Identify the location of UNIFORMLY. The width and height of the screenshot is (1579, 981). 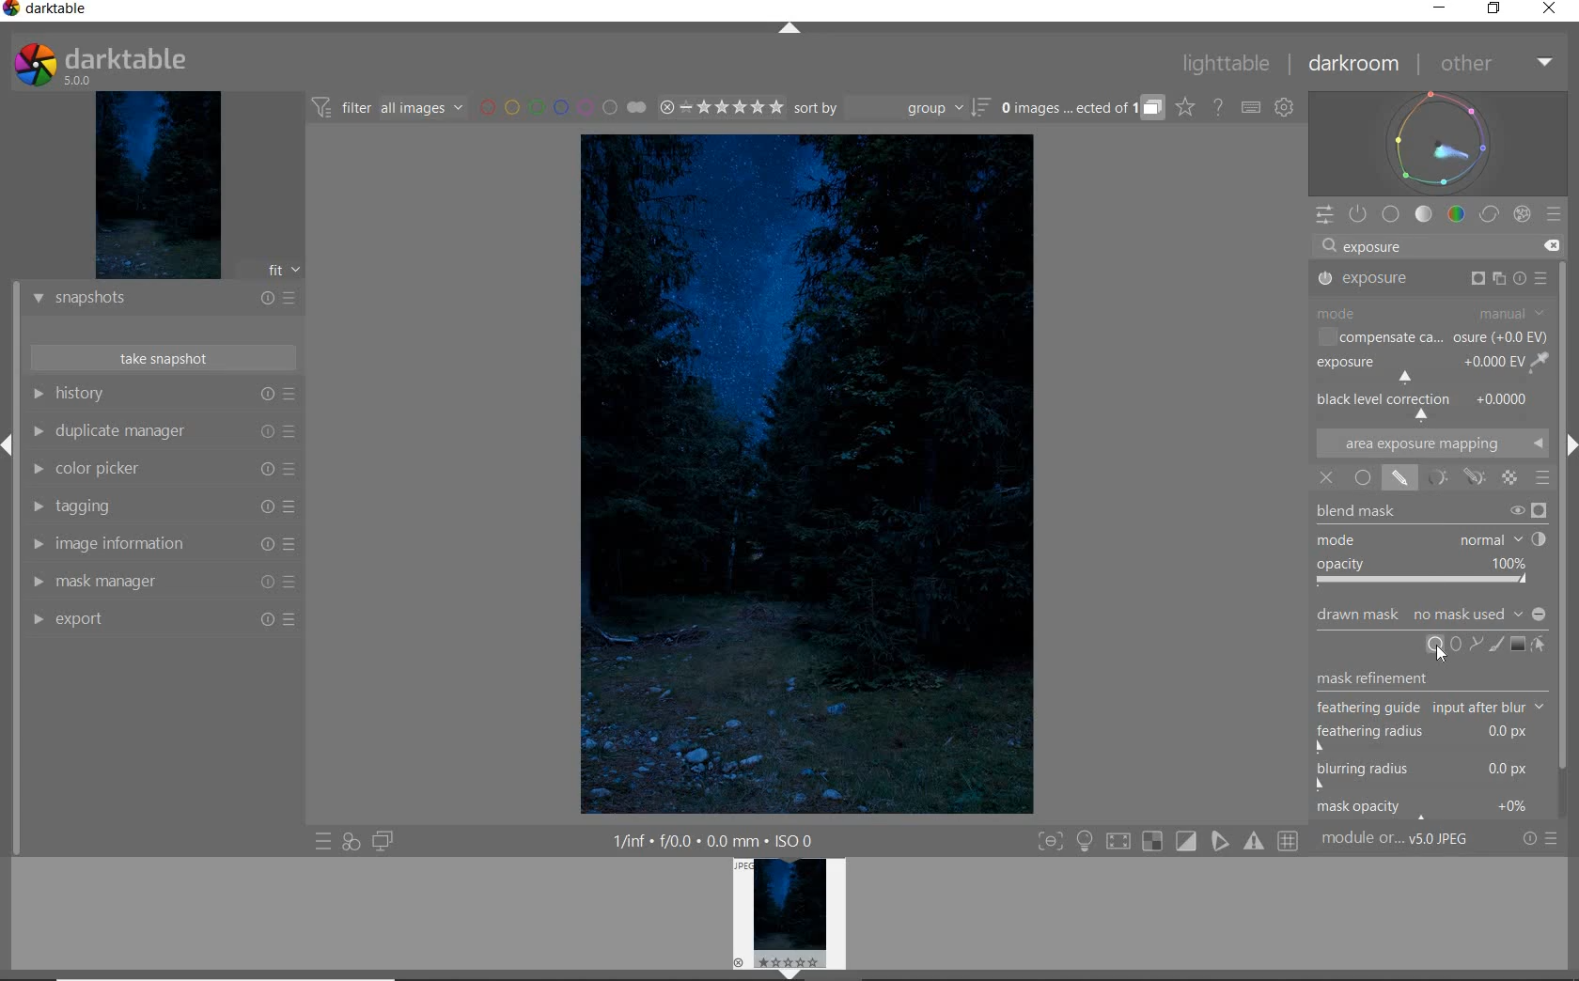
(1360, 478).